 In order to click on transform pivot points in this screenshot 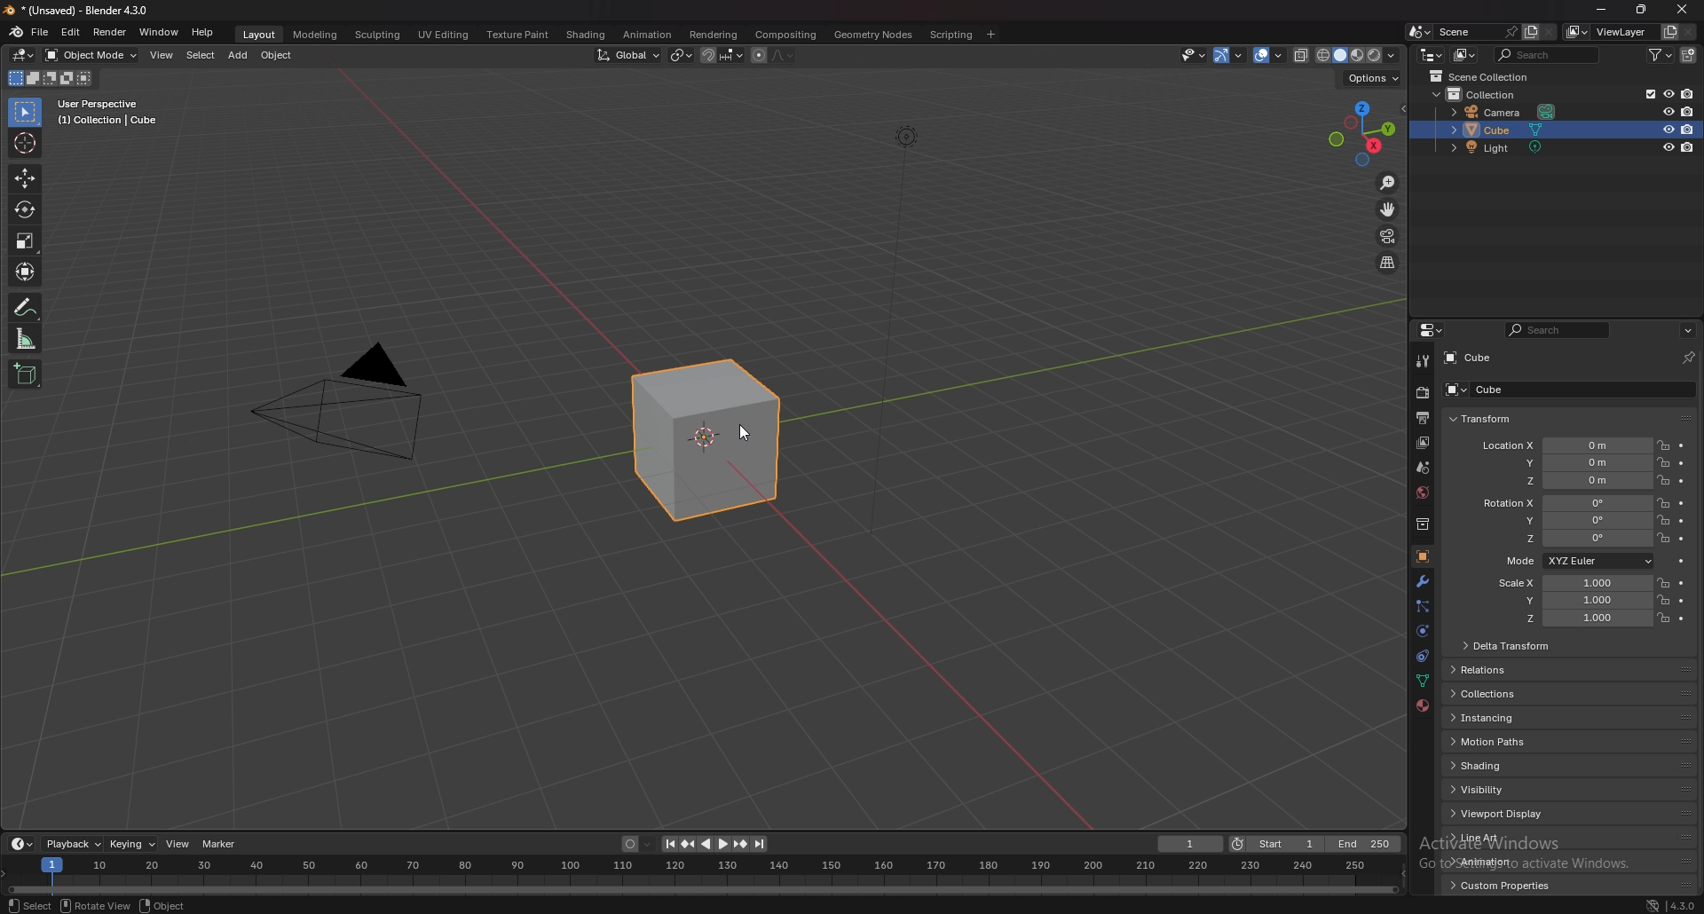, I will do `click(683, 55)`.